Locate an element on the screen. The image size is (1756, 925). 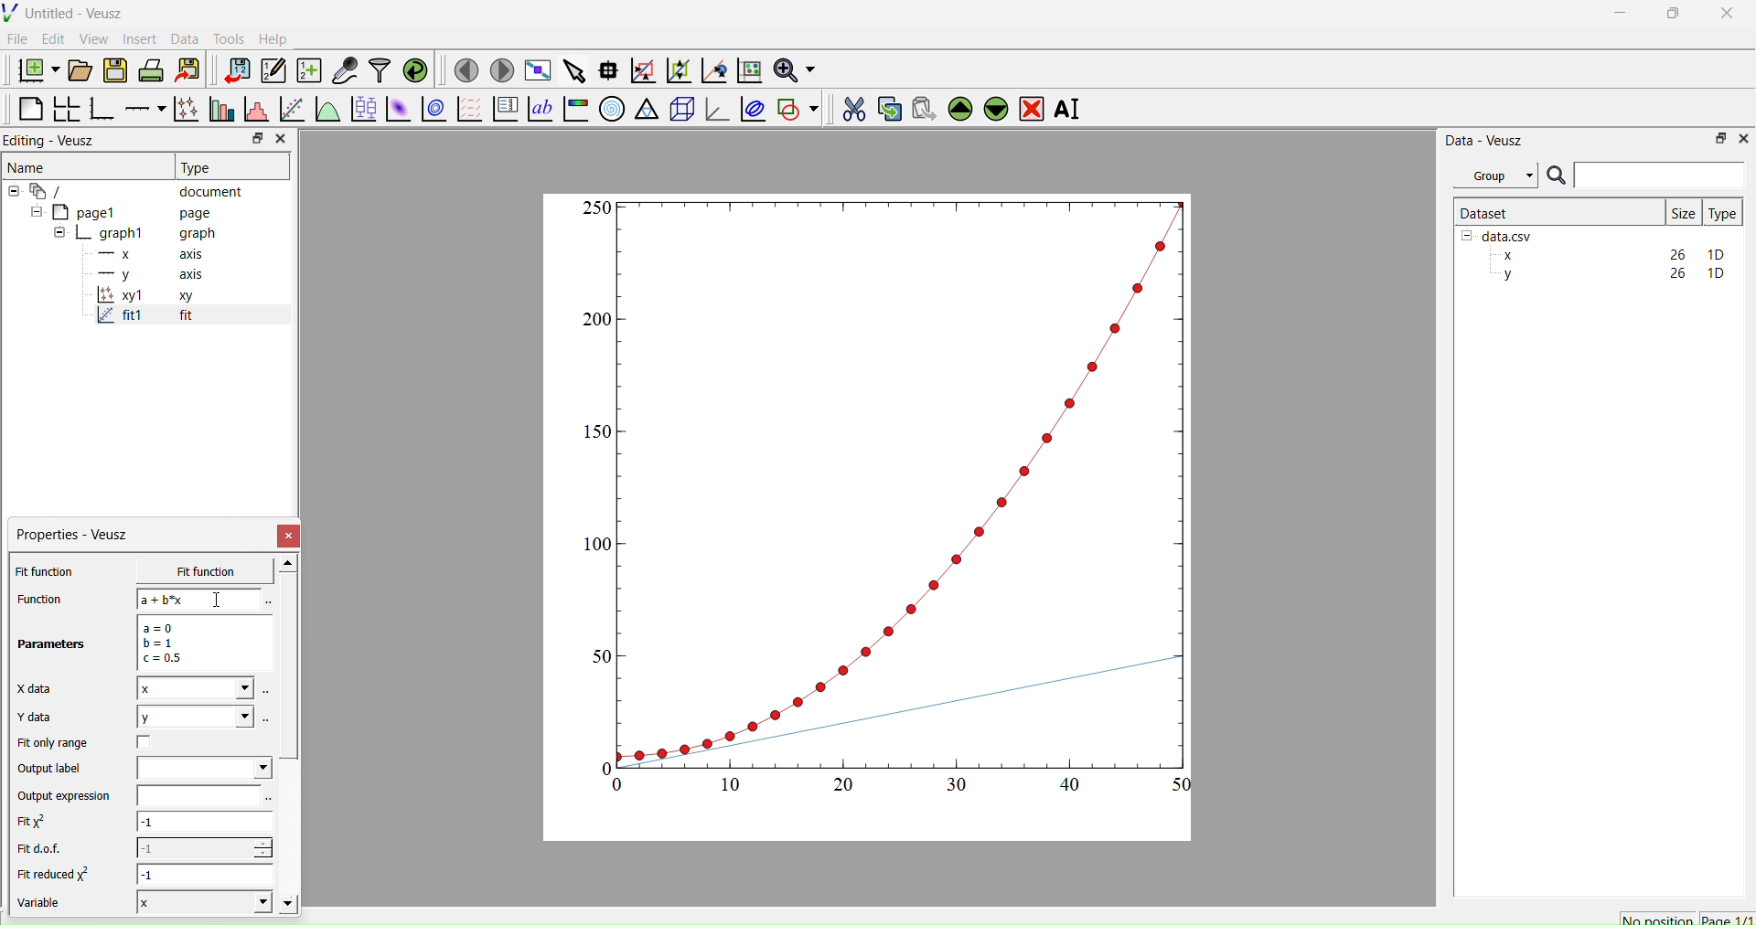
Previous page is located at coordinates (466, 70).